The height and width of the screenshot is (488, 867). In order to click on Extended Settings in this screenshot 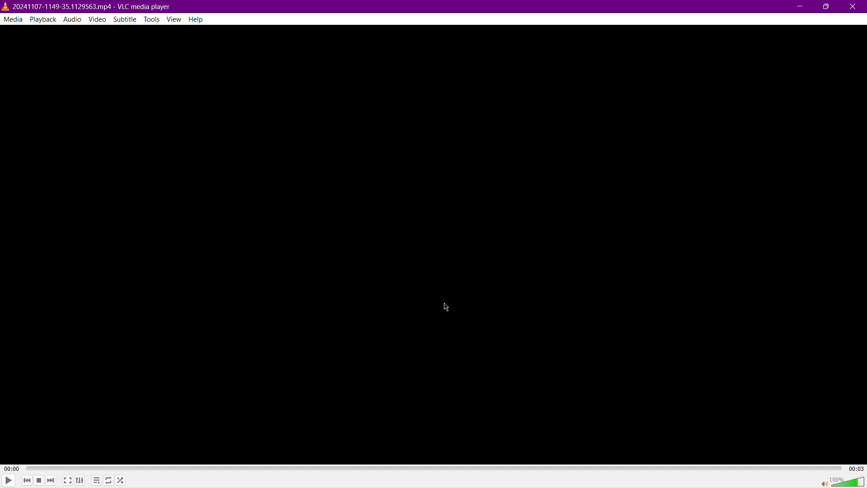, I will do `click(80, 481)`.